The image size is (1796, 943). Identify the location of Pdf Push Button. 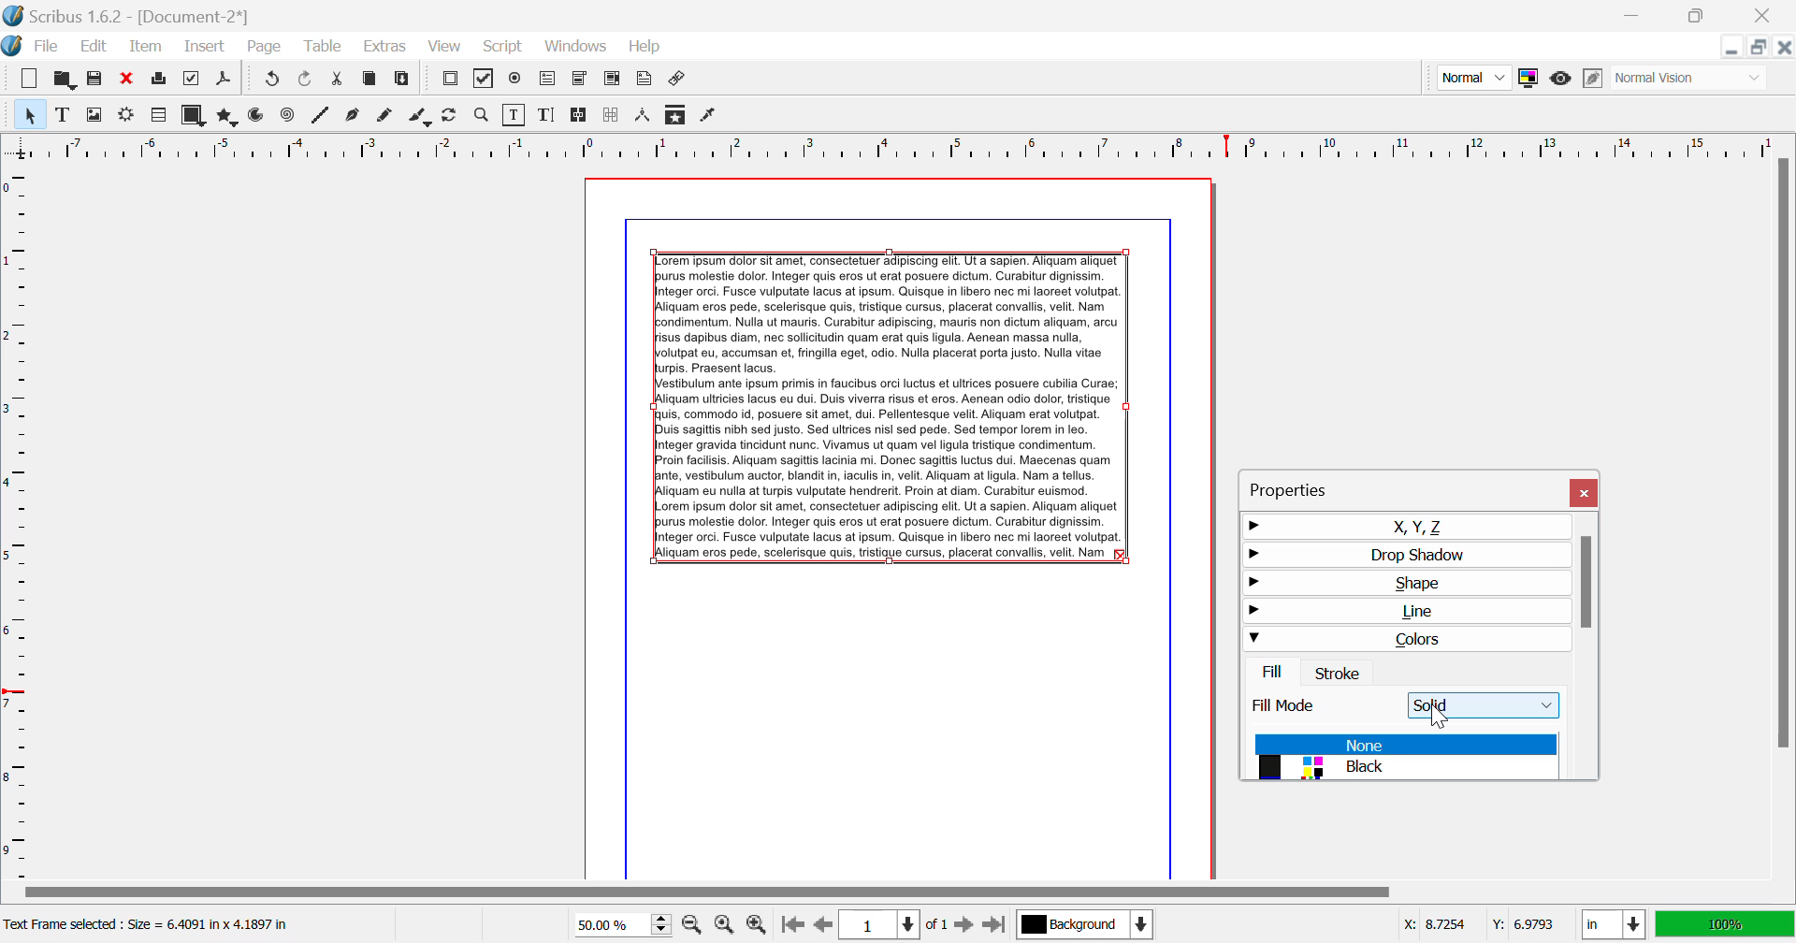
(450, 80).